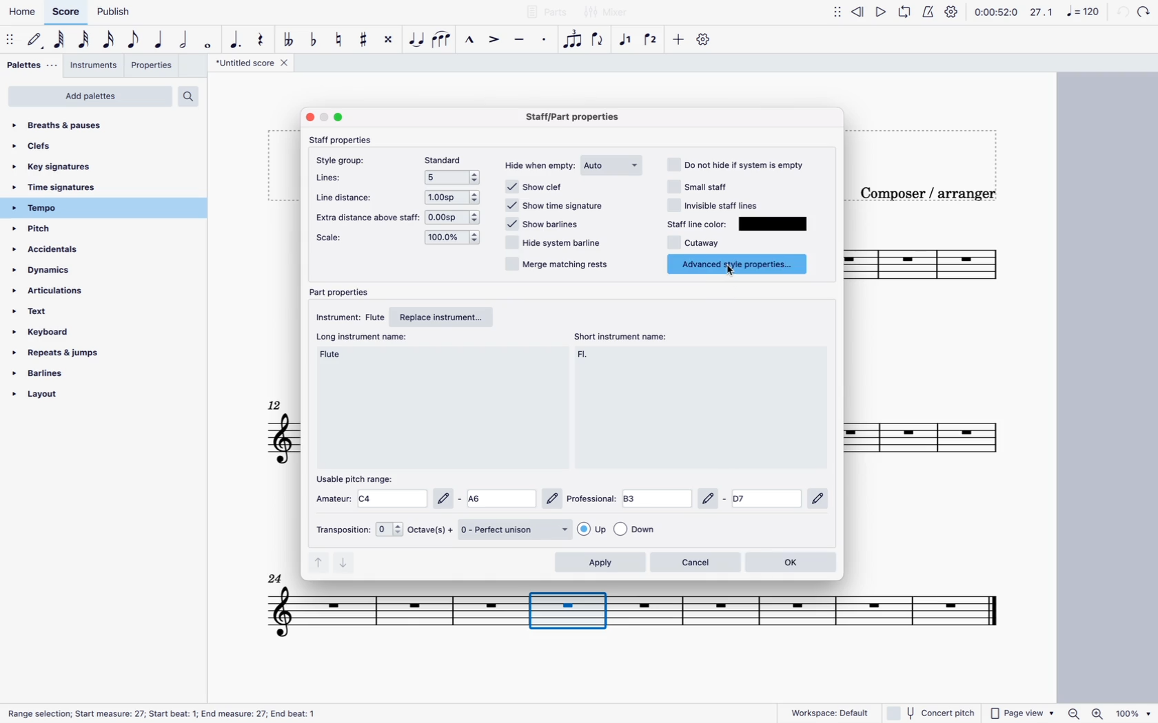 Image resolution: width=1158 pixels, height=723 pixels. I want to click on , so click(611, 13).